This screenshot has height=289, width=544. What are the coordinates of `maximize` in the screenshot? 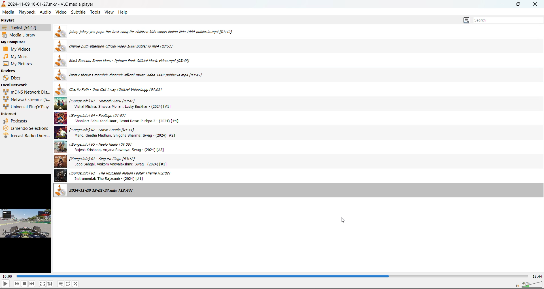 It's located at (518, 6).